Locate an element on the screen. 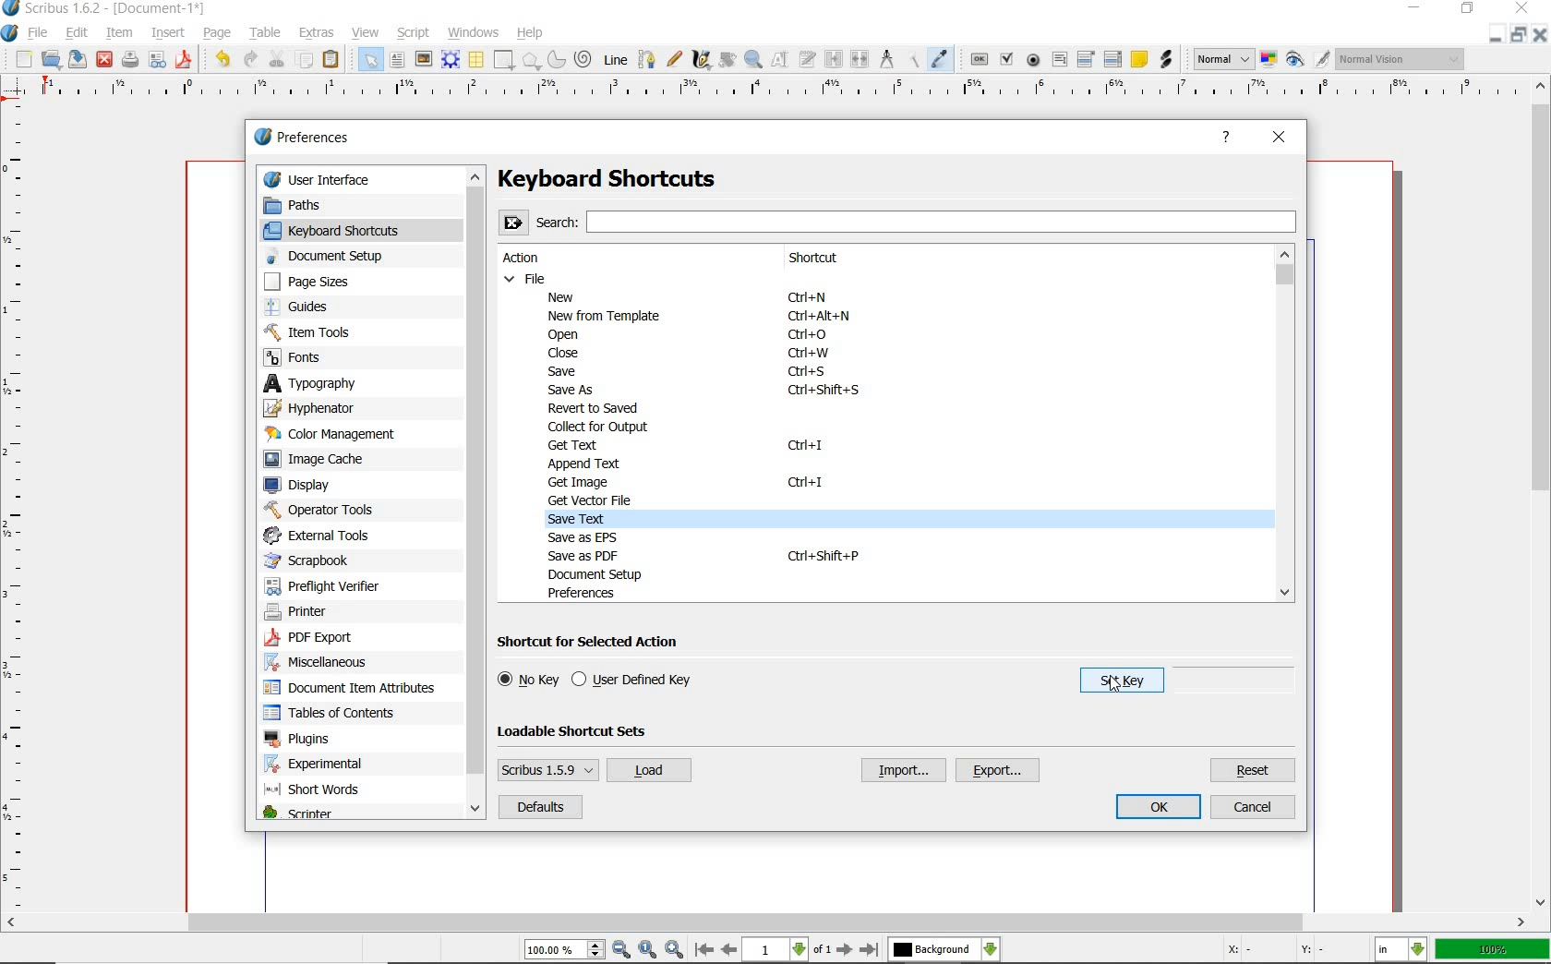 This screenshot has height=964, width=1551. external tools is located at coordinates (325, 535).